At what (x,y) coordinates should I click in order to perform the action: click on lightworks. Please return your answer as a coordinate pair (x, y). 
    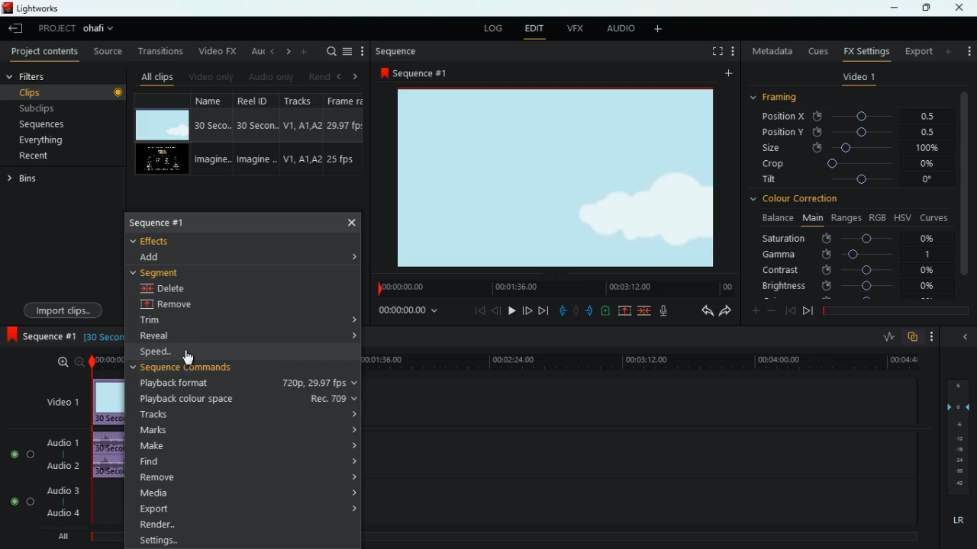
    Looking at the image, I should click on (50, 8).